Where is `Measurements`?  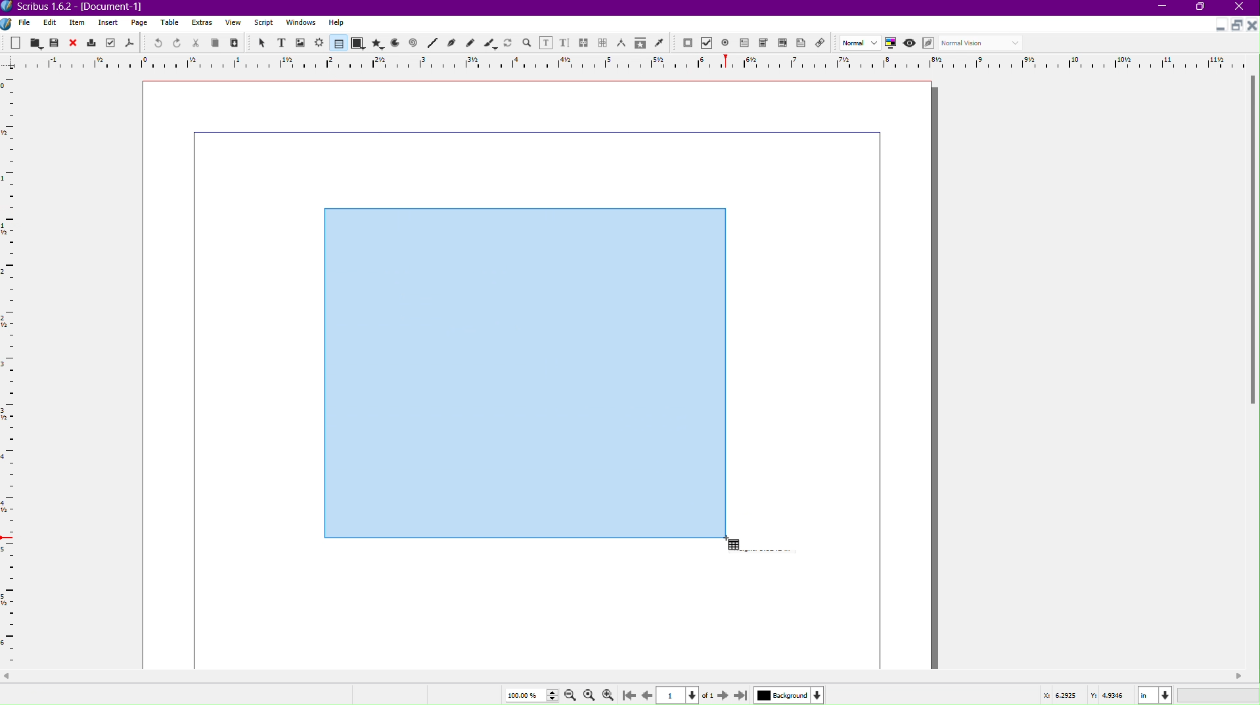 Measurements is located at coordinates (623, 43).